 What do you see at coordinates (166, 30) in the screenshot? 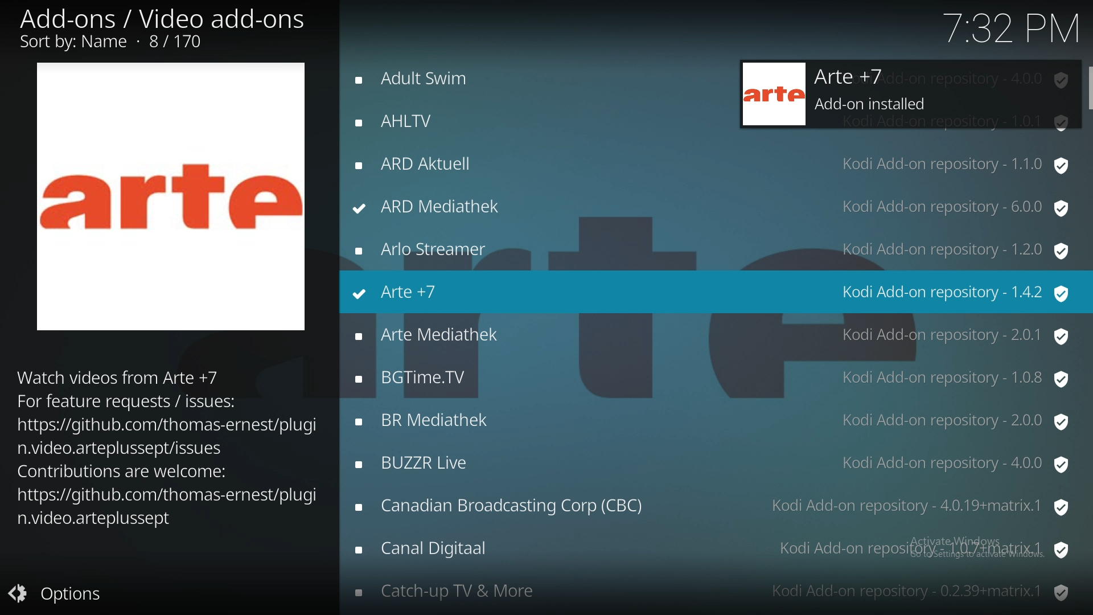
I see `video add ons` at bounding box center [166, 30].